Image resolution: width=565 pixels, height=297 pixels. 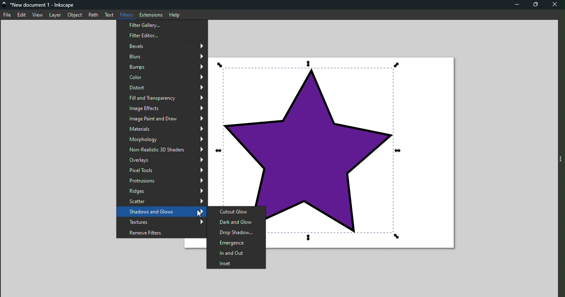 What do you see at coordinates (162, 25) in the screenshot?
I see `Filter Gallery` at bounding box center [162, 25].